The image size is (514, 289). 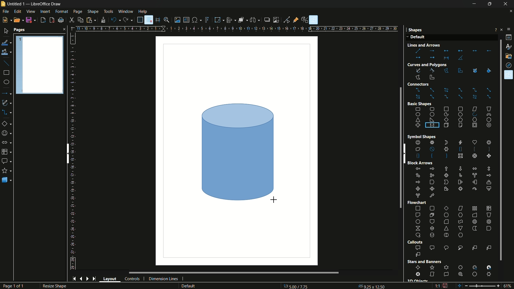 I want to click on Default, so click(x=417, y=37).